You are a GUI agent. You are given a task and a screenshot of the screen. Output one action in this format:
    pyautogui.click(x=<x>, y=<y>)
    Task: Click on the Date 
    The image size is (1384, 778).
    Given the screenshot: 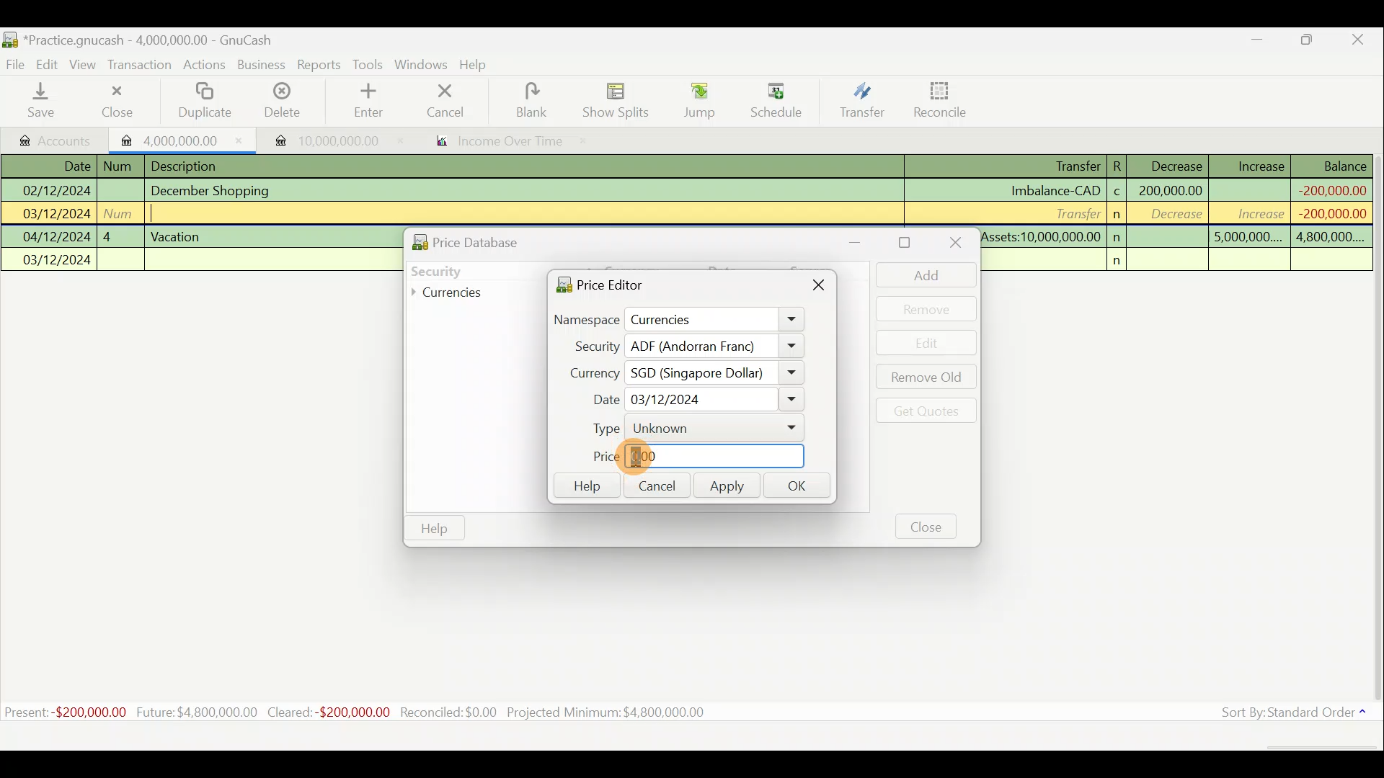 What is the action you would take?
    pyautogui.click(x=67, y=166)
    